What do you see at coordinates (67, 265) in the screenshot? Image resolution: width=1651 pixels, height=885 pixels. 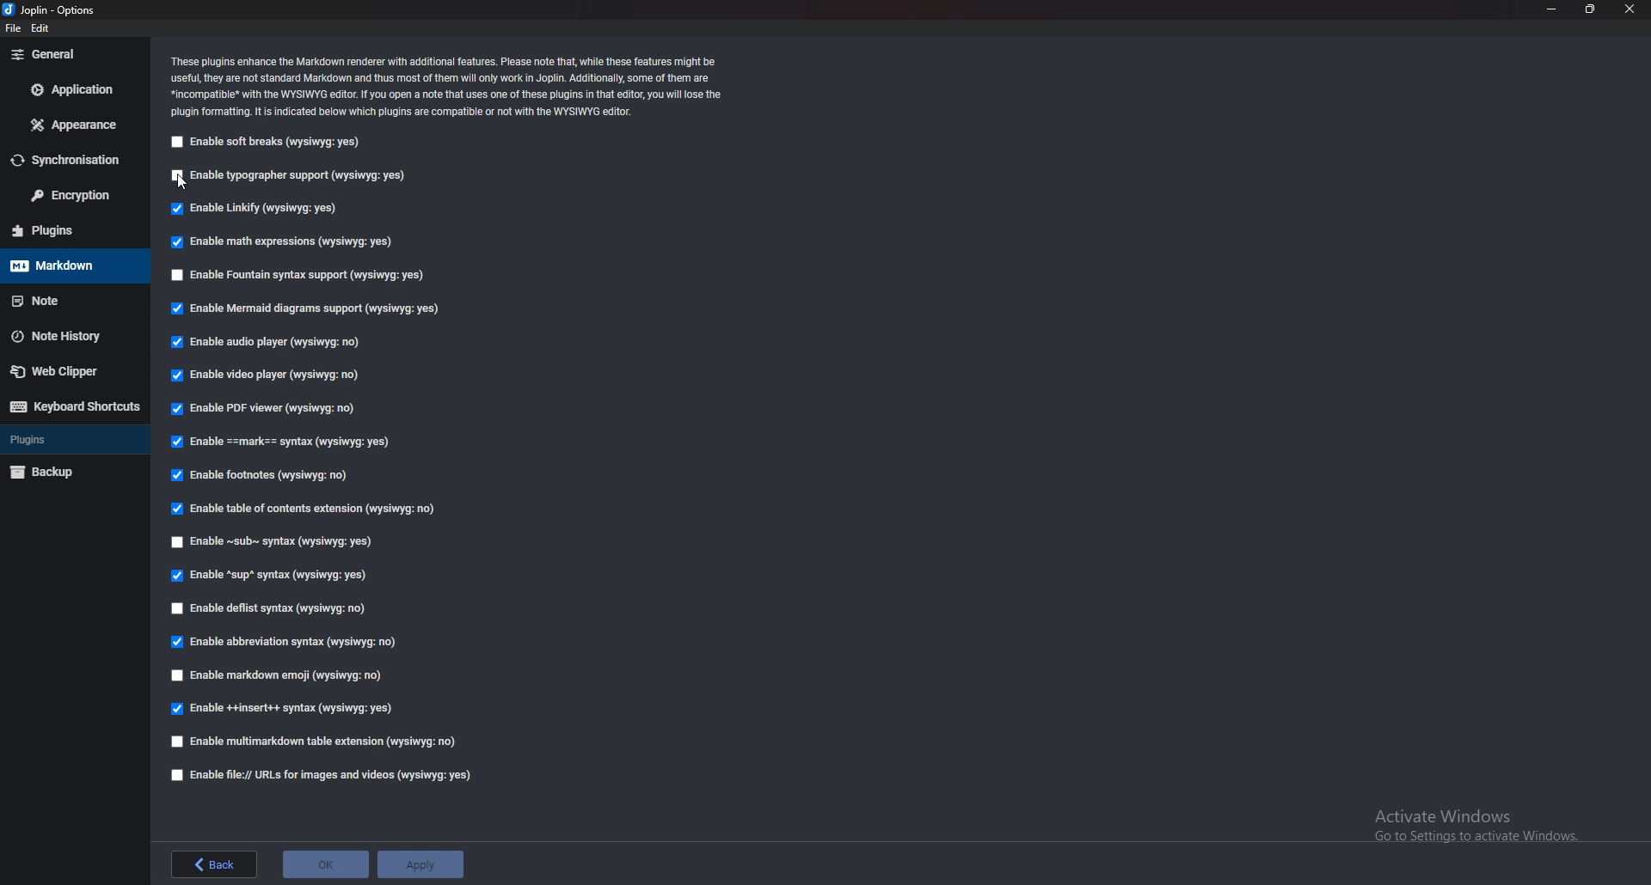 I see `markdown` at bounding box center [67, 265].